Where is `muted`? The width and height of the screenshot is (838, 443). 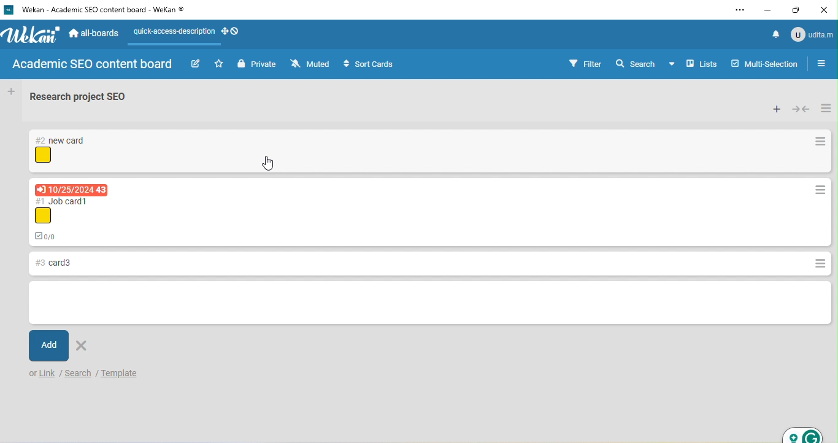
muted is located at coordinates (312, 64).